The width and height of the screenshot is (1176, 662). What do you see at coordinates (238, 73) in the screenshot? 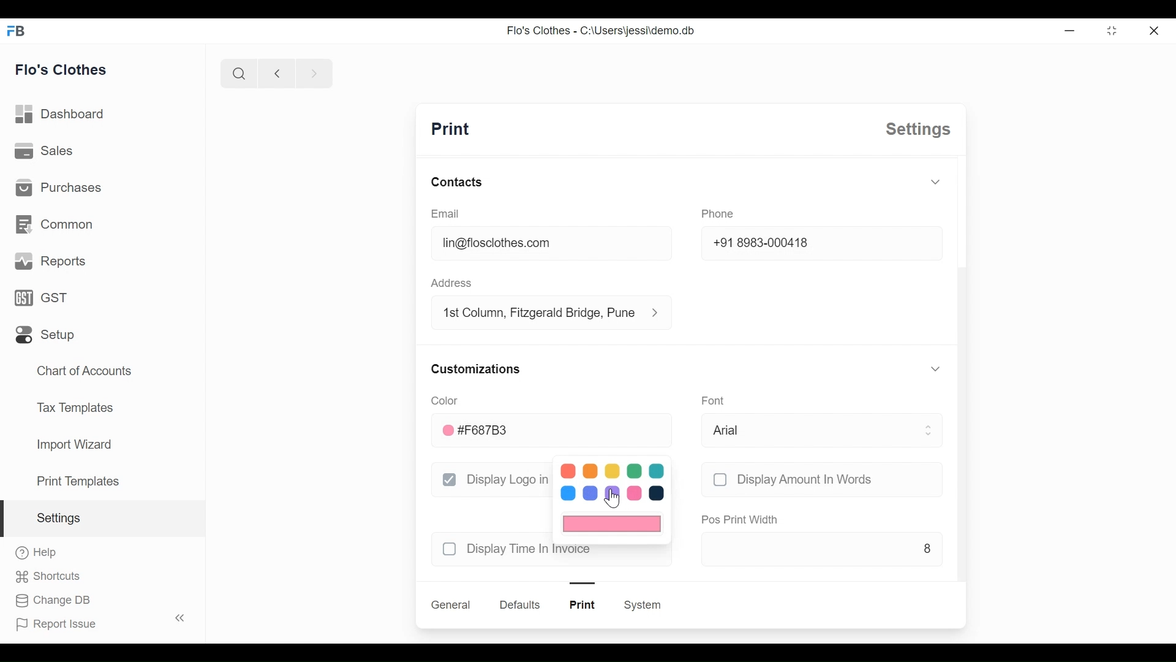
I see `search` at bounding box center [238, 73].